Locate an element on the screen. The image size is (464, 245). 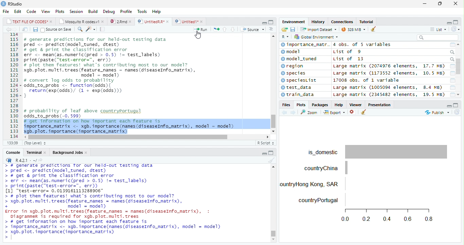
Viewer is located at coordinates (356, 104).